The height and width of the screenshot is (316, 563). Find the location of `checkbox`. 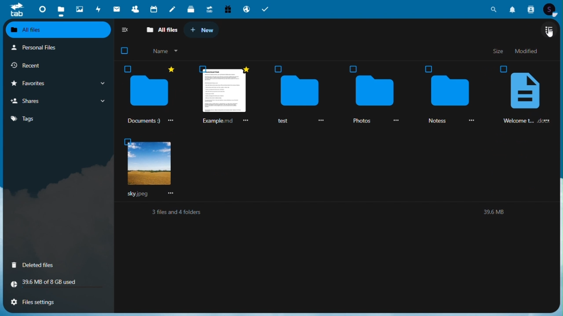

checkbox is located at coordinates (279, 68).